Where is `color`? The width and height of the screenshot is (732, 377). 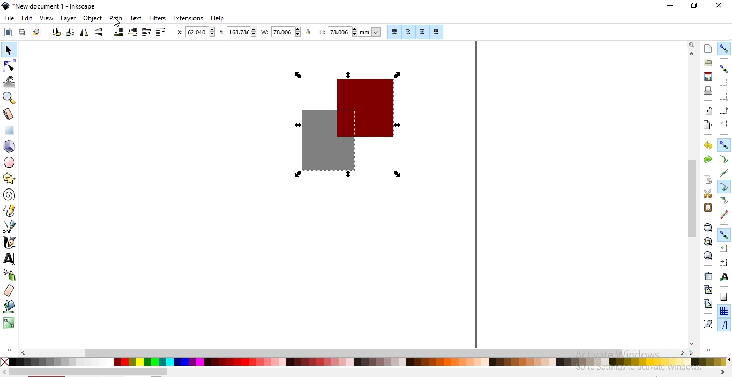 color is located at coordinates (364, 361).